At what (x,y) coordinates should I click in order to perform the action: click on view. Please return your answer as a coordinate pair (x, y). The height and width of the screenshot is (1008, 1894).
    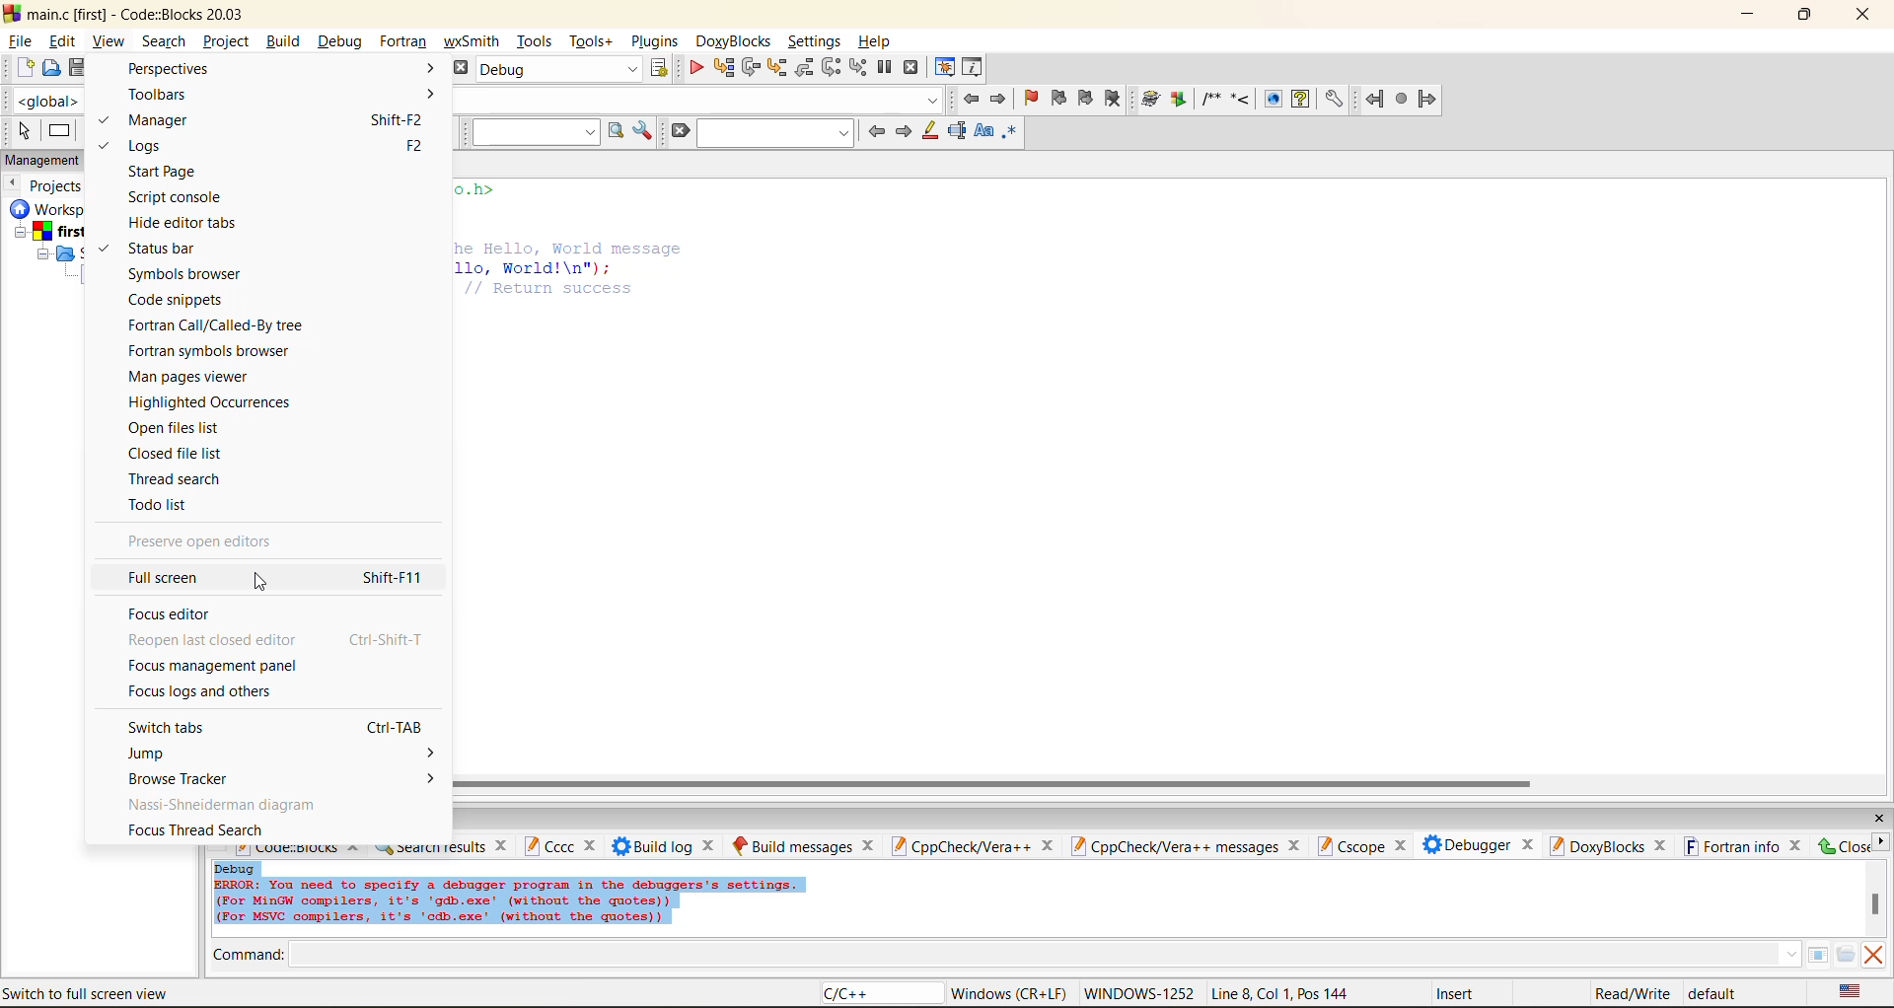
    Looking at the image, I should click on (107, 40).